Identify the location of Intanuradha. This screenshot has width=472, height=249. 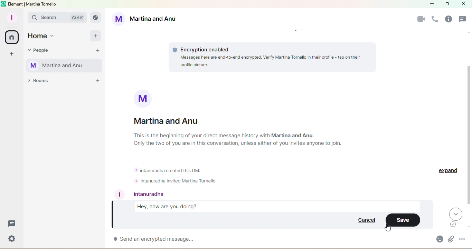
(152, 194).